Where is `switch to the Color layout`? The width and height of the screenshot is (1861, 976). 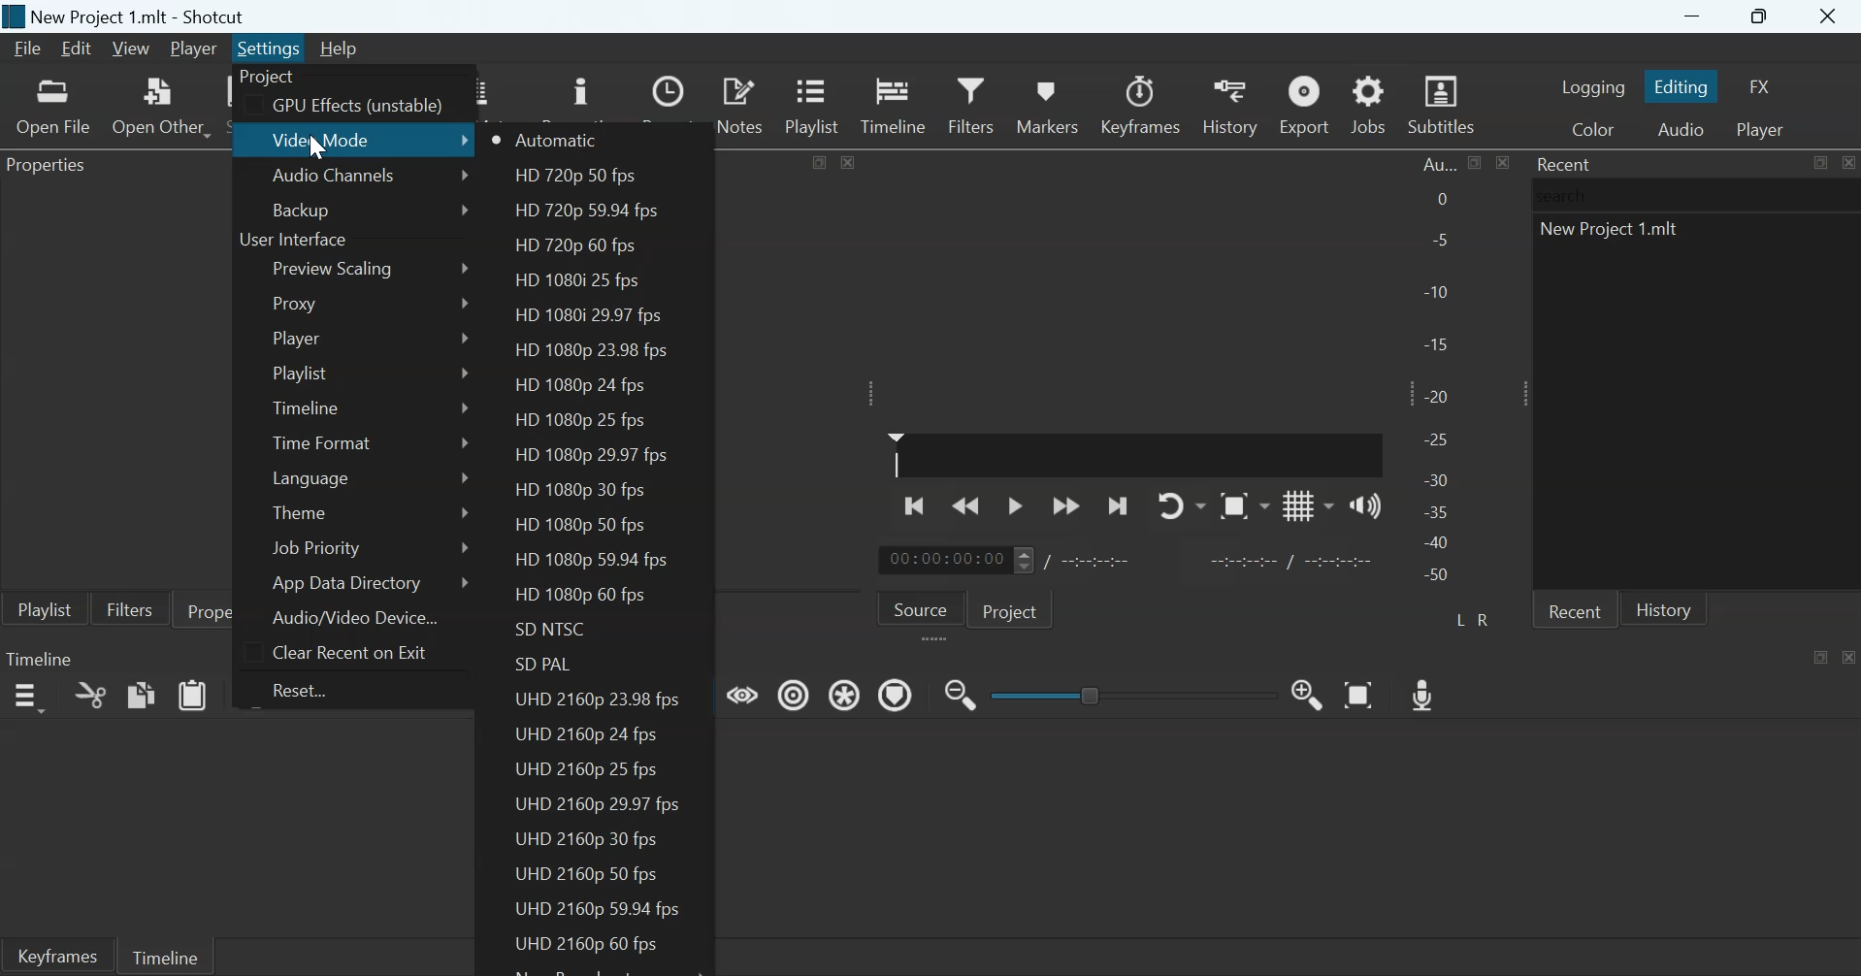 switch to the Color layout is located at coordinates (1592, 128).